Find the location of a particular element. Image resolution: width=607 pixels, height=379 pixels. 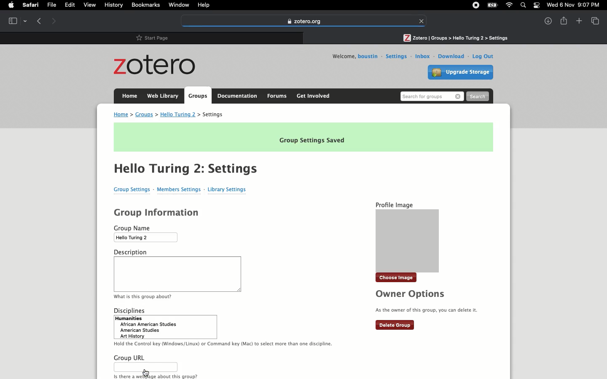

Username is located at coordinates (369, 56).